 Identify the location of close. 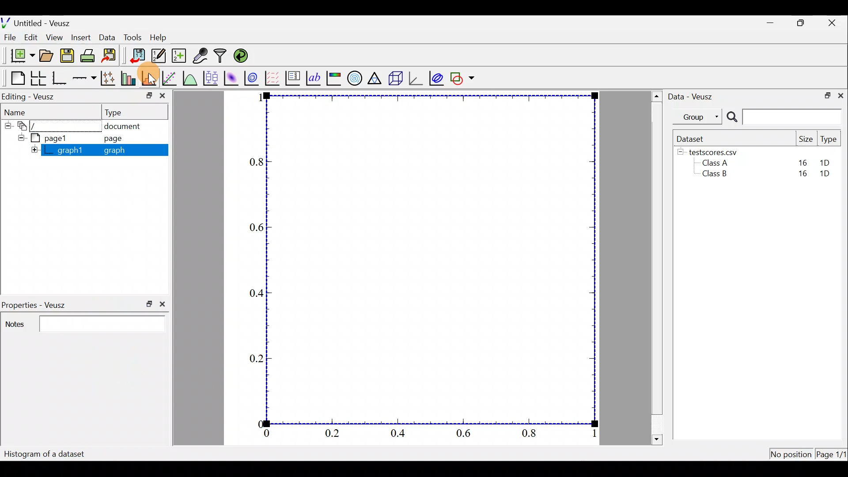
(164, 304).